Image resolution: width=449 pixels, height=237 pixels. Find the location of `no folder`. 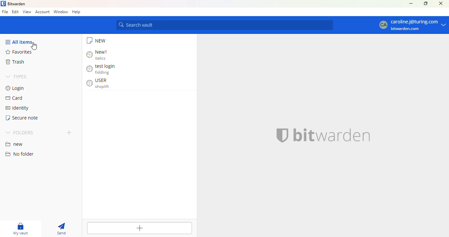

no folder is located at coordinates (20, 154).